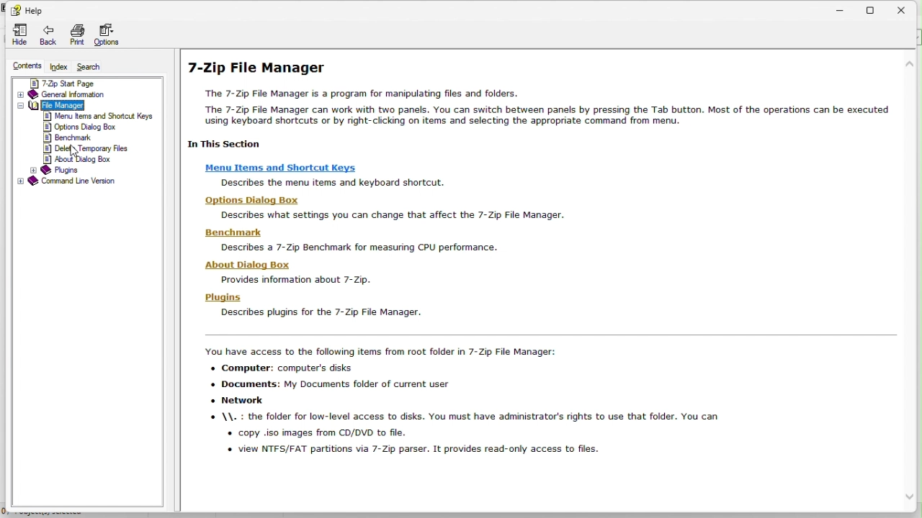 Image resolution: width=922 pixels, height=518 pixels. Describe the element at coordinates (877, 8) in the screenshot. I see `restore` at that location.